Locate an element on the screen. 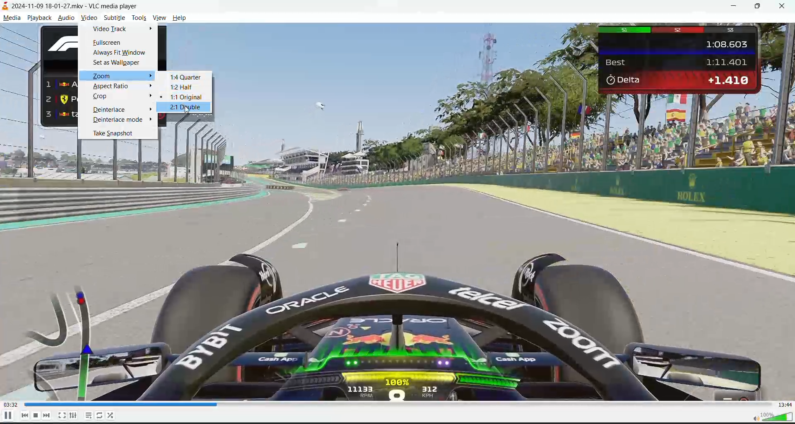 This screenshot has height=424, width=795. tools is located at coordinates (139, 17).